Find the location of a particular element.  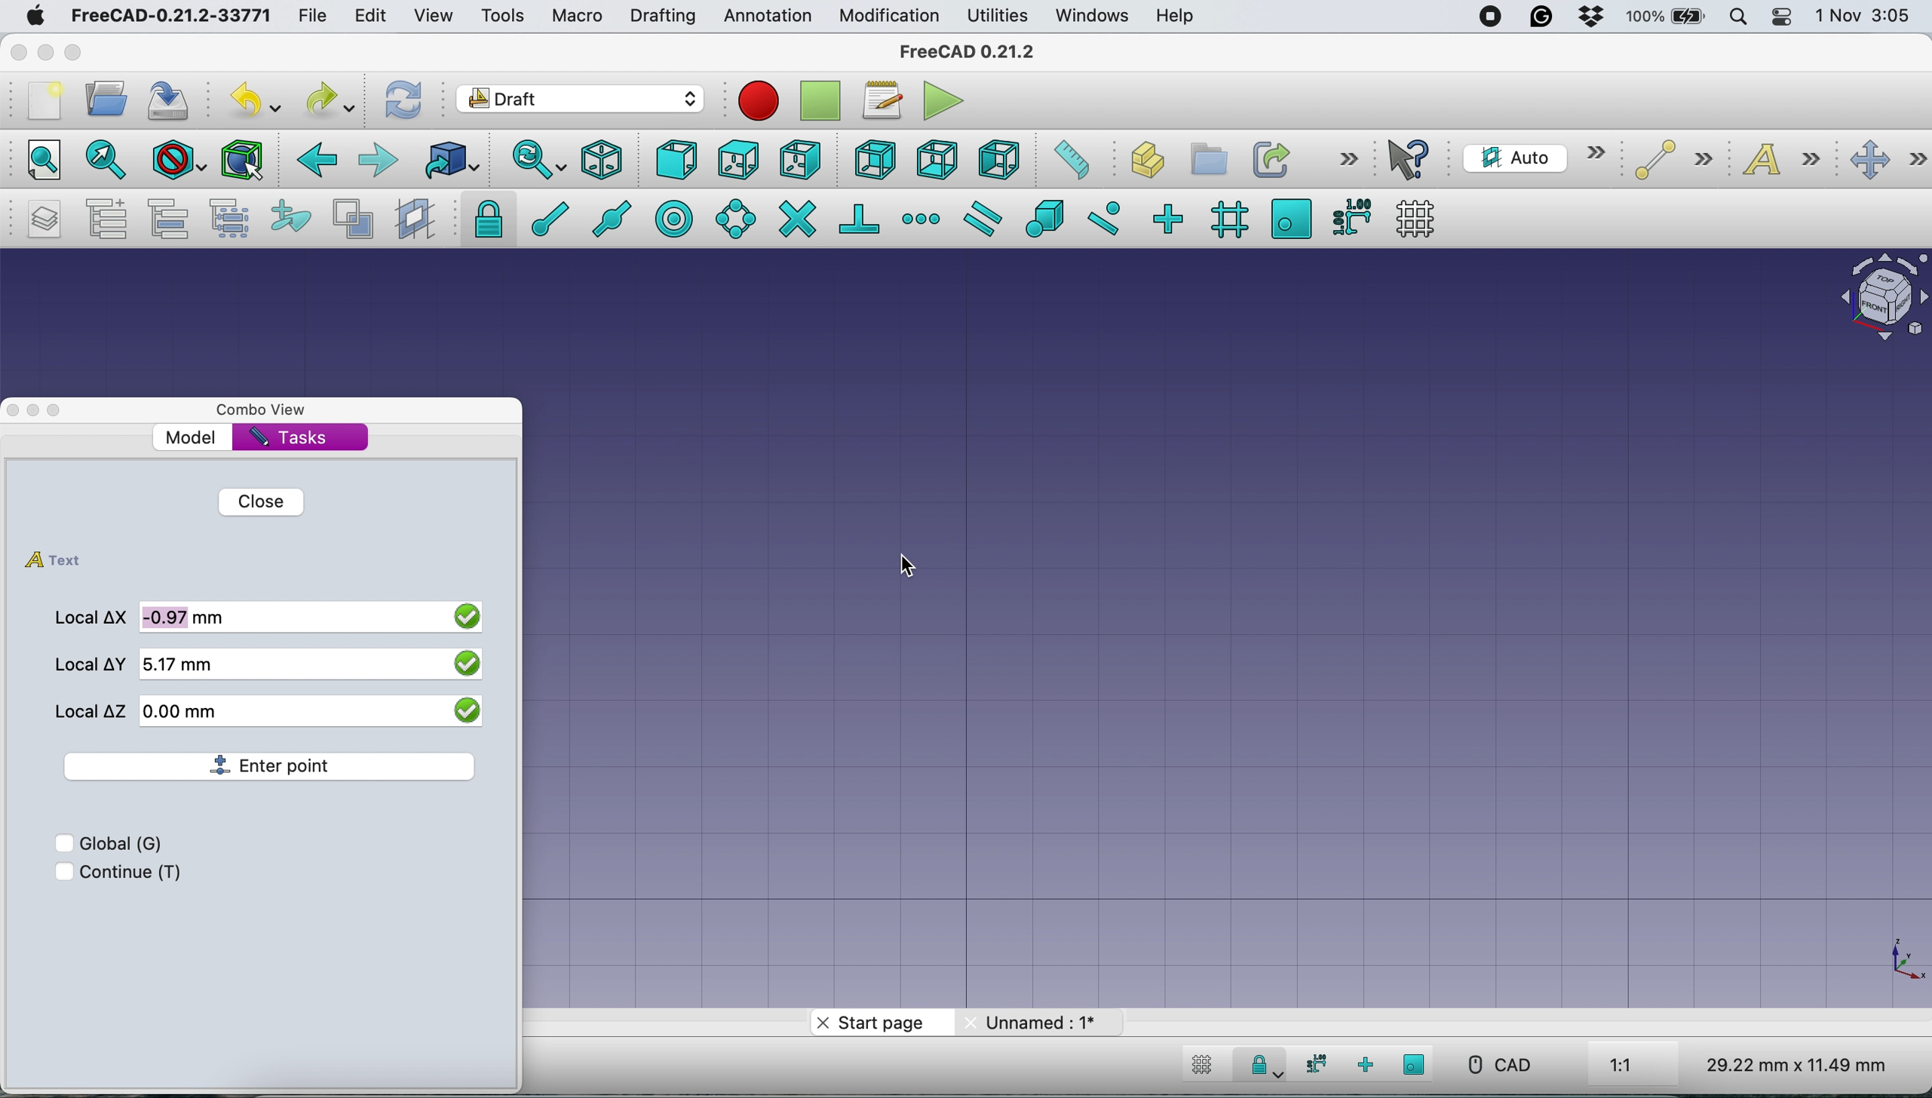

forward is located at coordinates (376, 161).